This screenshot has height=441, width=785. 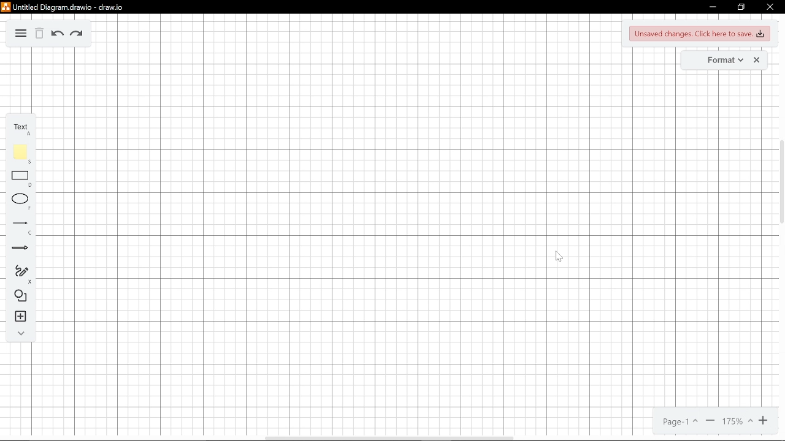 What do you see at coordinates (17, 227) in the screenshot?
I see `lines` at bounding box center [17, 227].